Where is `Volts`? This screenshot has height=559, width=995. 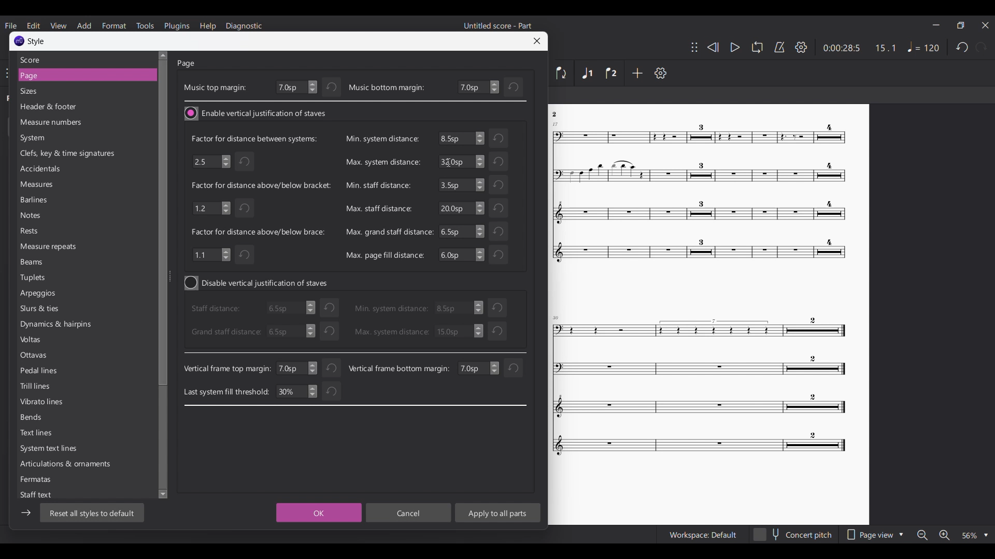 Volts is located at coordinates (54, 341).